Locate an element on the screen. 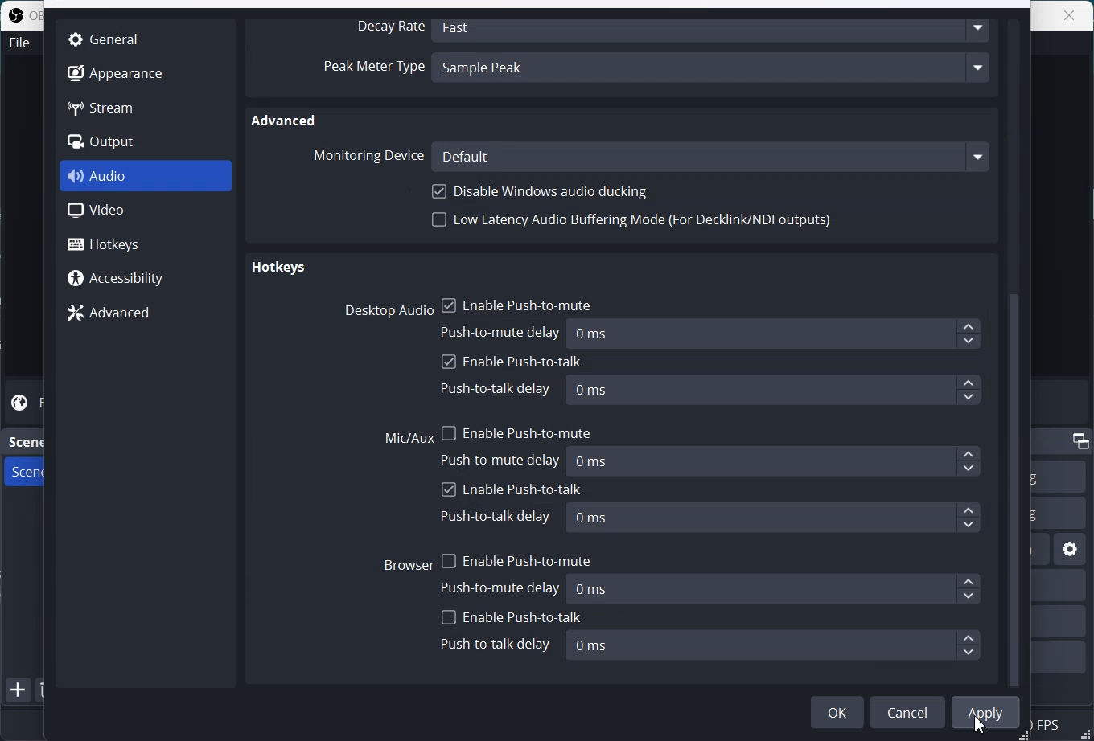  Cancel is located at coordinates (907, 712).